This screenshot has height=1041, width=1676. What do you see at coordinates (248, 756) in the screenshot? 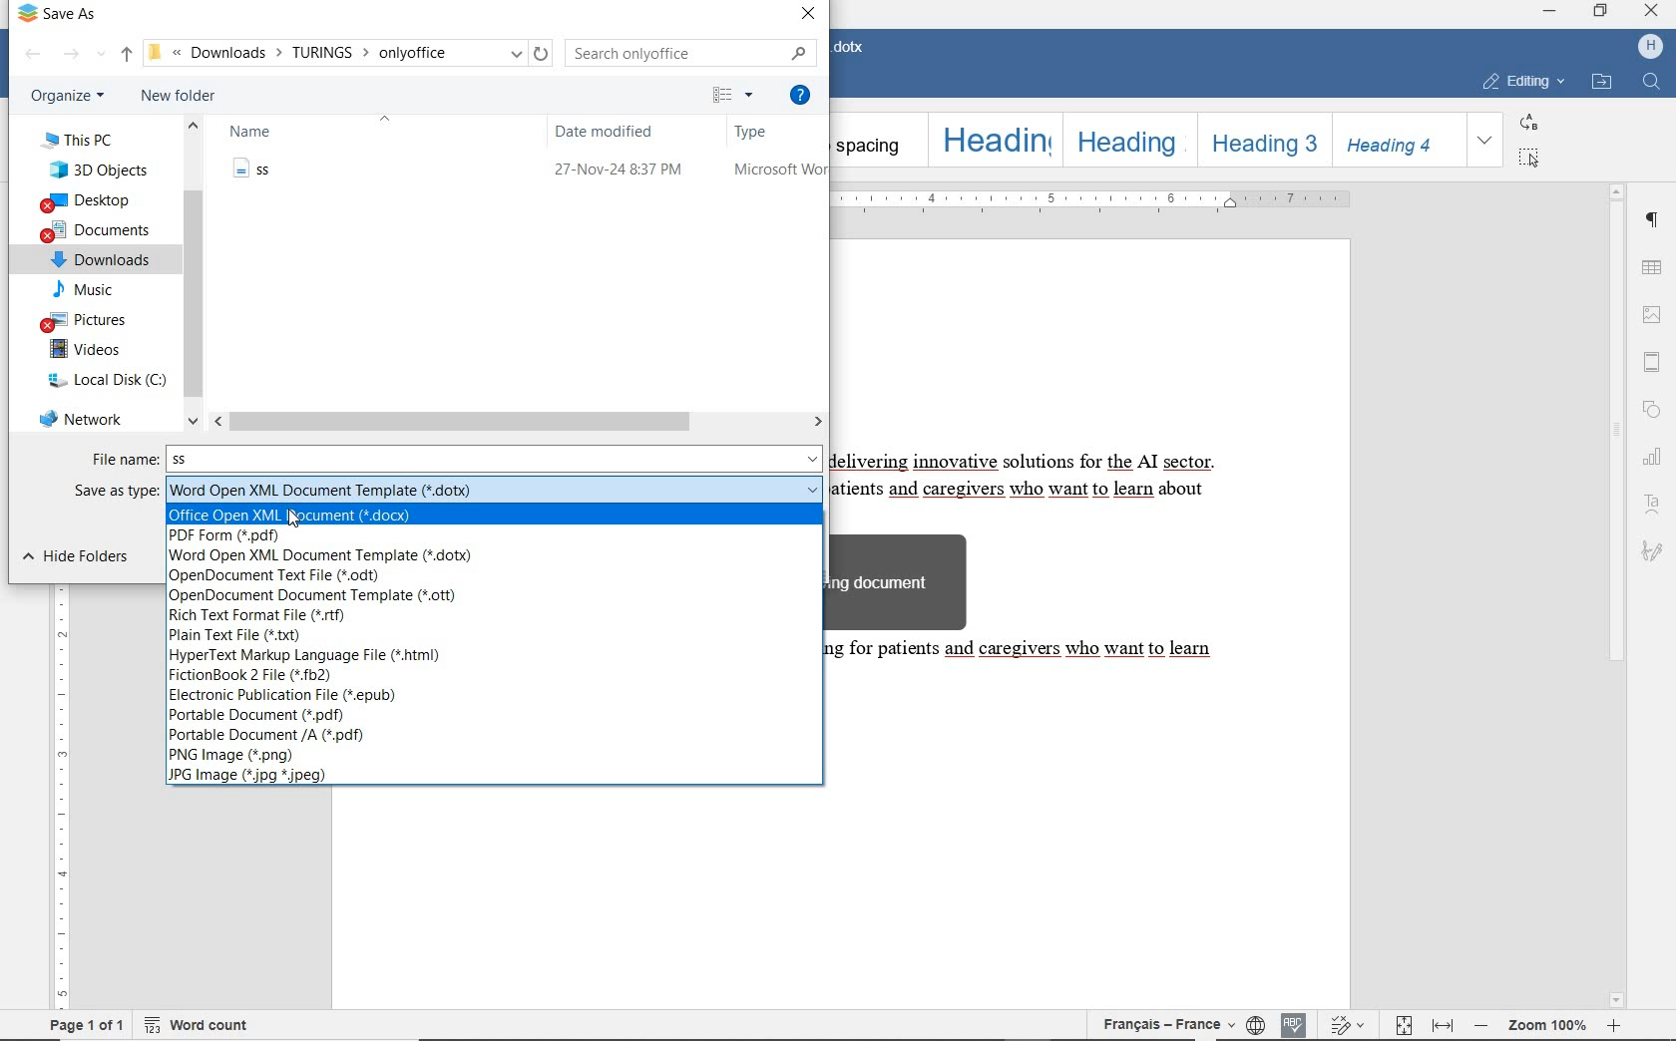
I see `png` at bounding box center [248, 756].